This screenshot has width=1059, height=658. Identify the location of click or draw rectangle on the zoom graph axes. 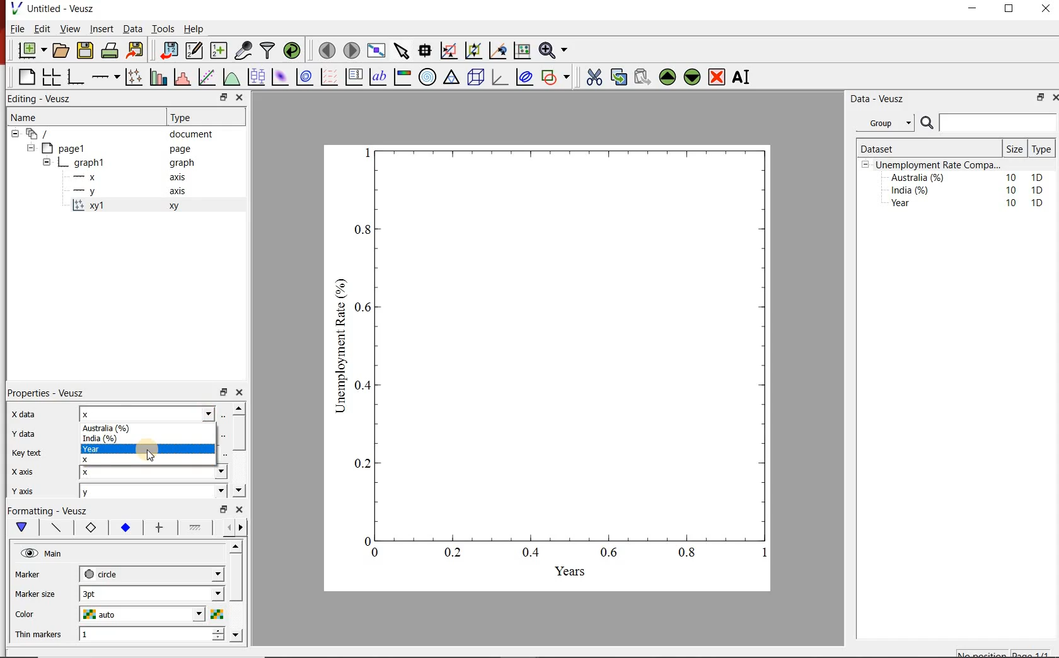
(449, 51).